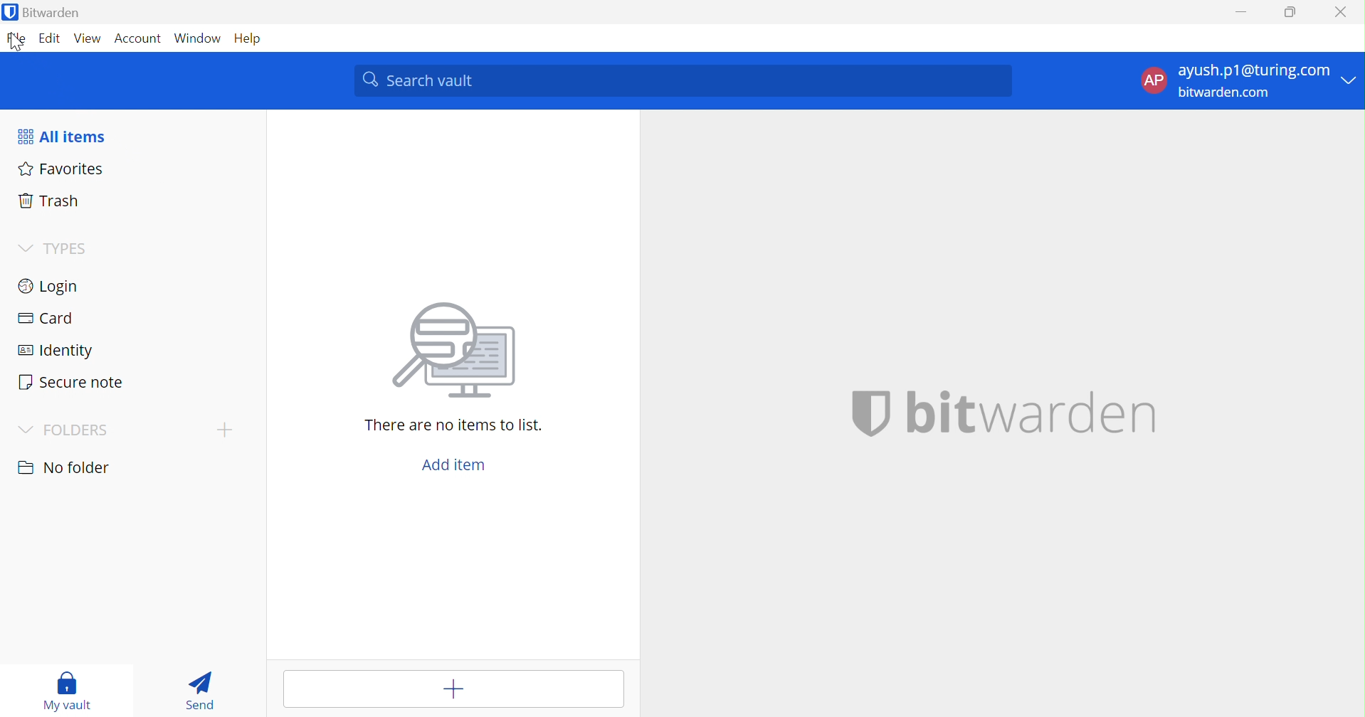  Describe the element at coordinates (453, 426) in the screenshot. I see `There are no items to list.` at that location.